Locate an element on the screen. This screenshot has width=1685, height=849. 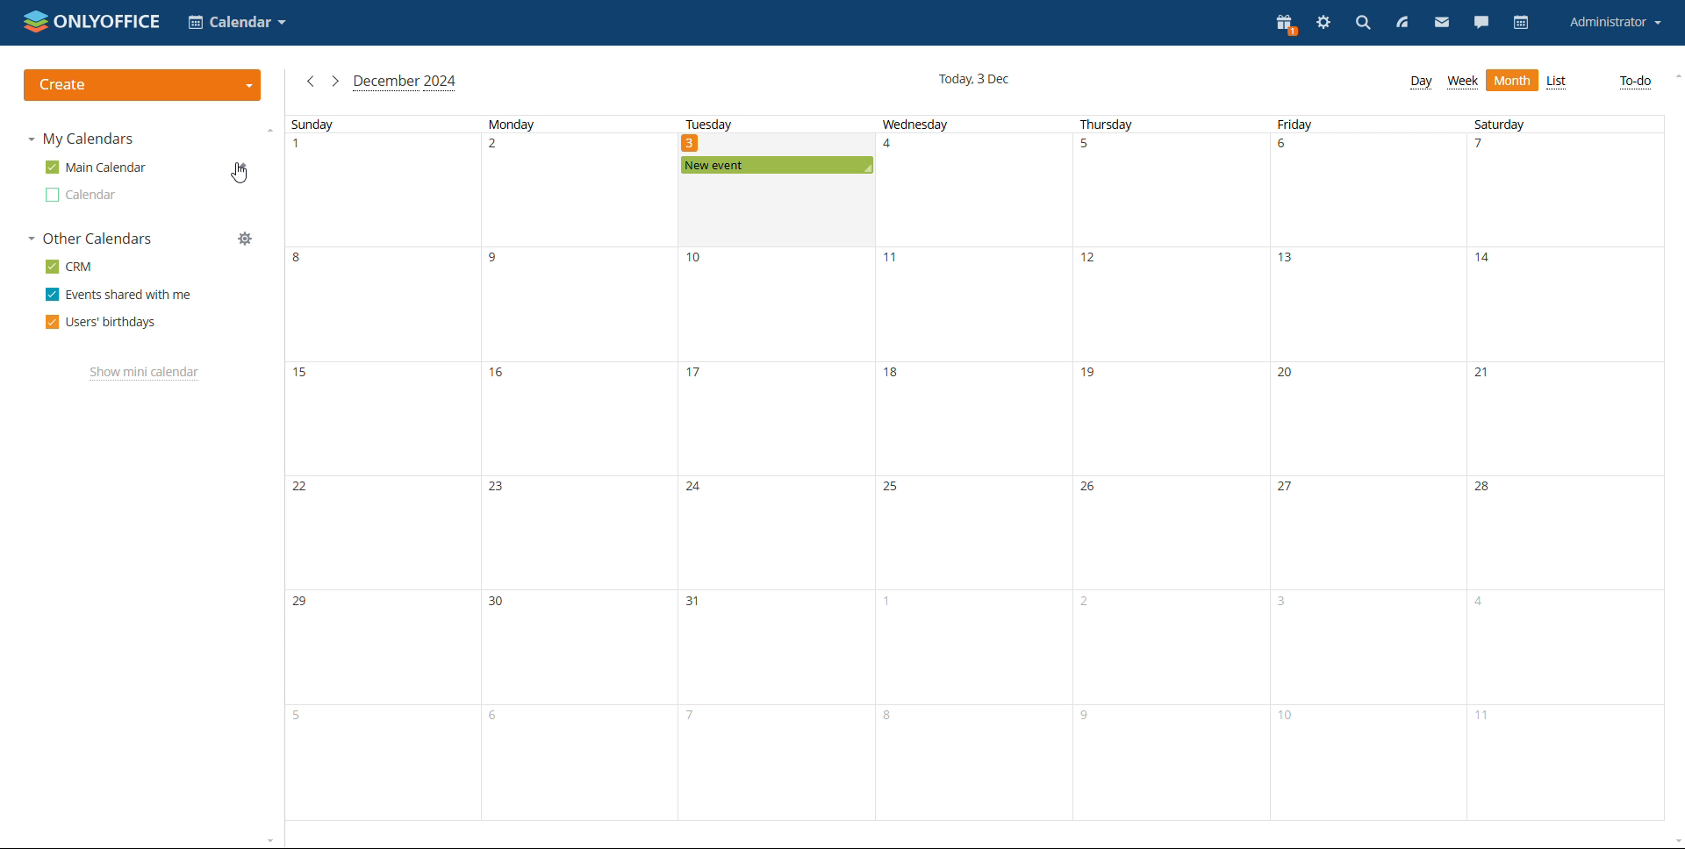
monday is located at coordinates (563, 124).